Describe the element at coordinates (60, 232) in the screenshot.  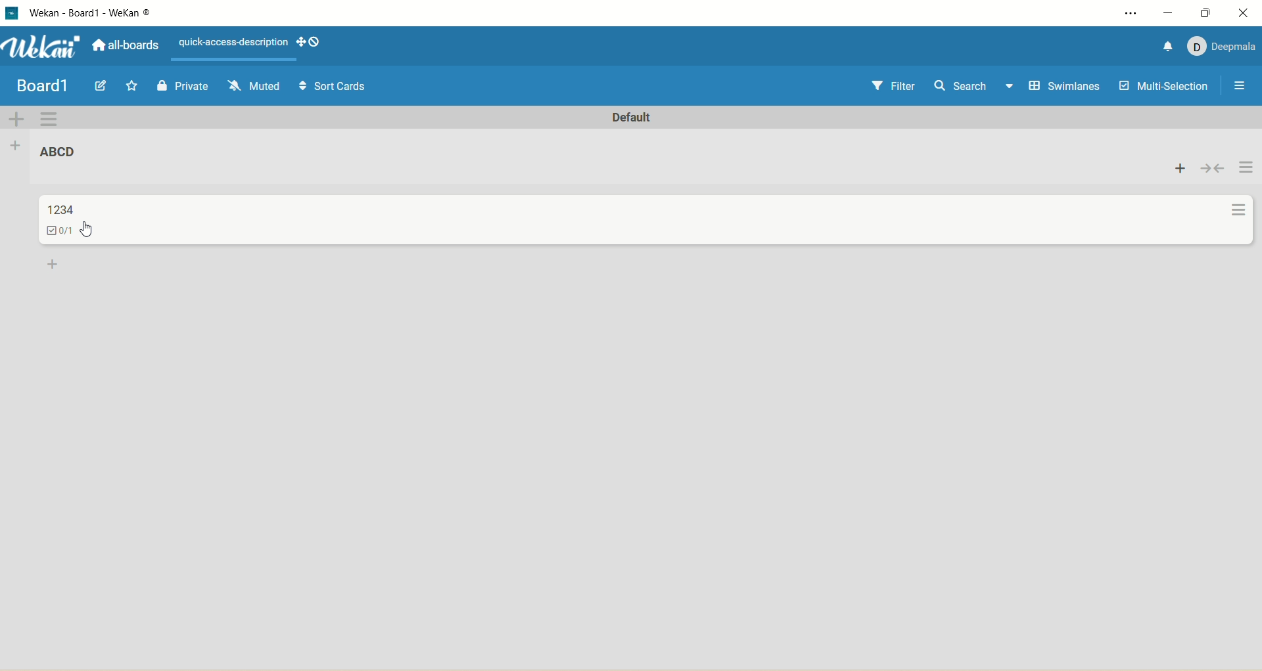
I see `checklist` at that location.